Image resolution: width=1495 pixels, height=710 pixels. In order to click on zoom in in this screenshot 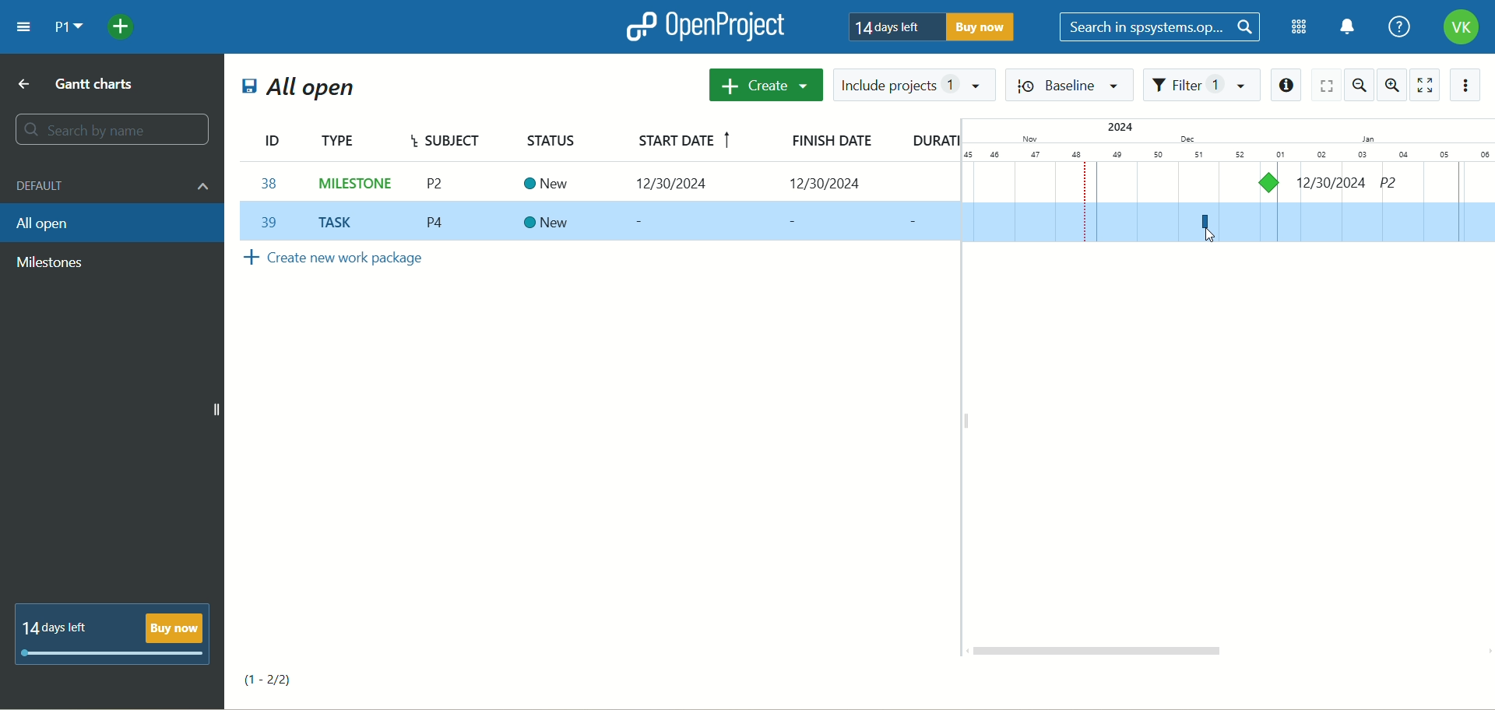, I will do `click(1391, 86)`.